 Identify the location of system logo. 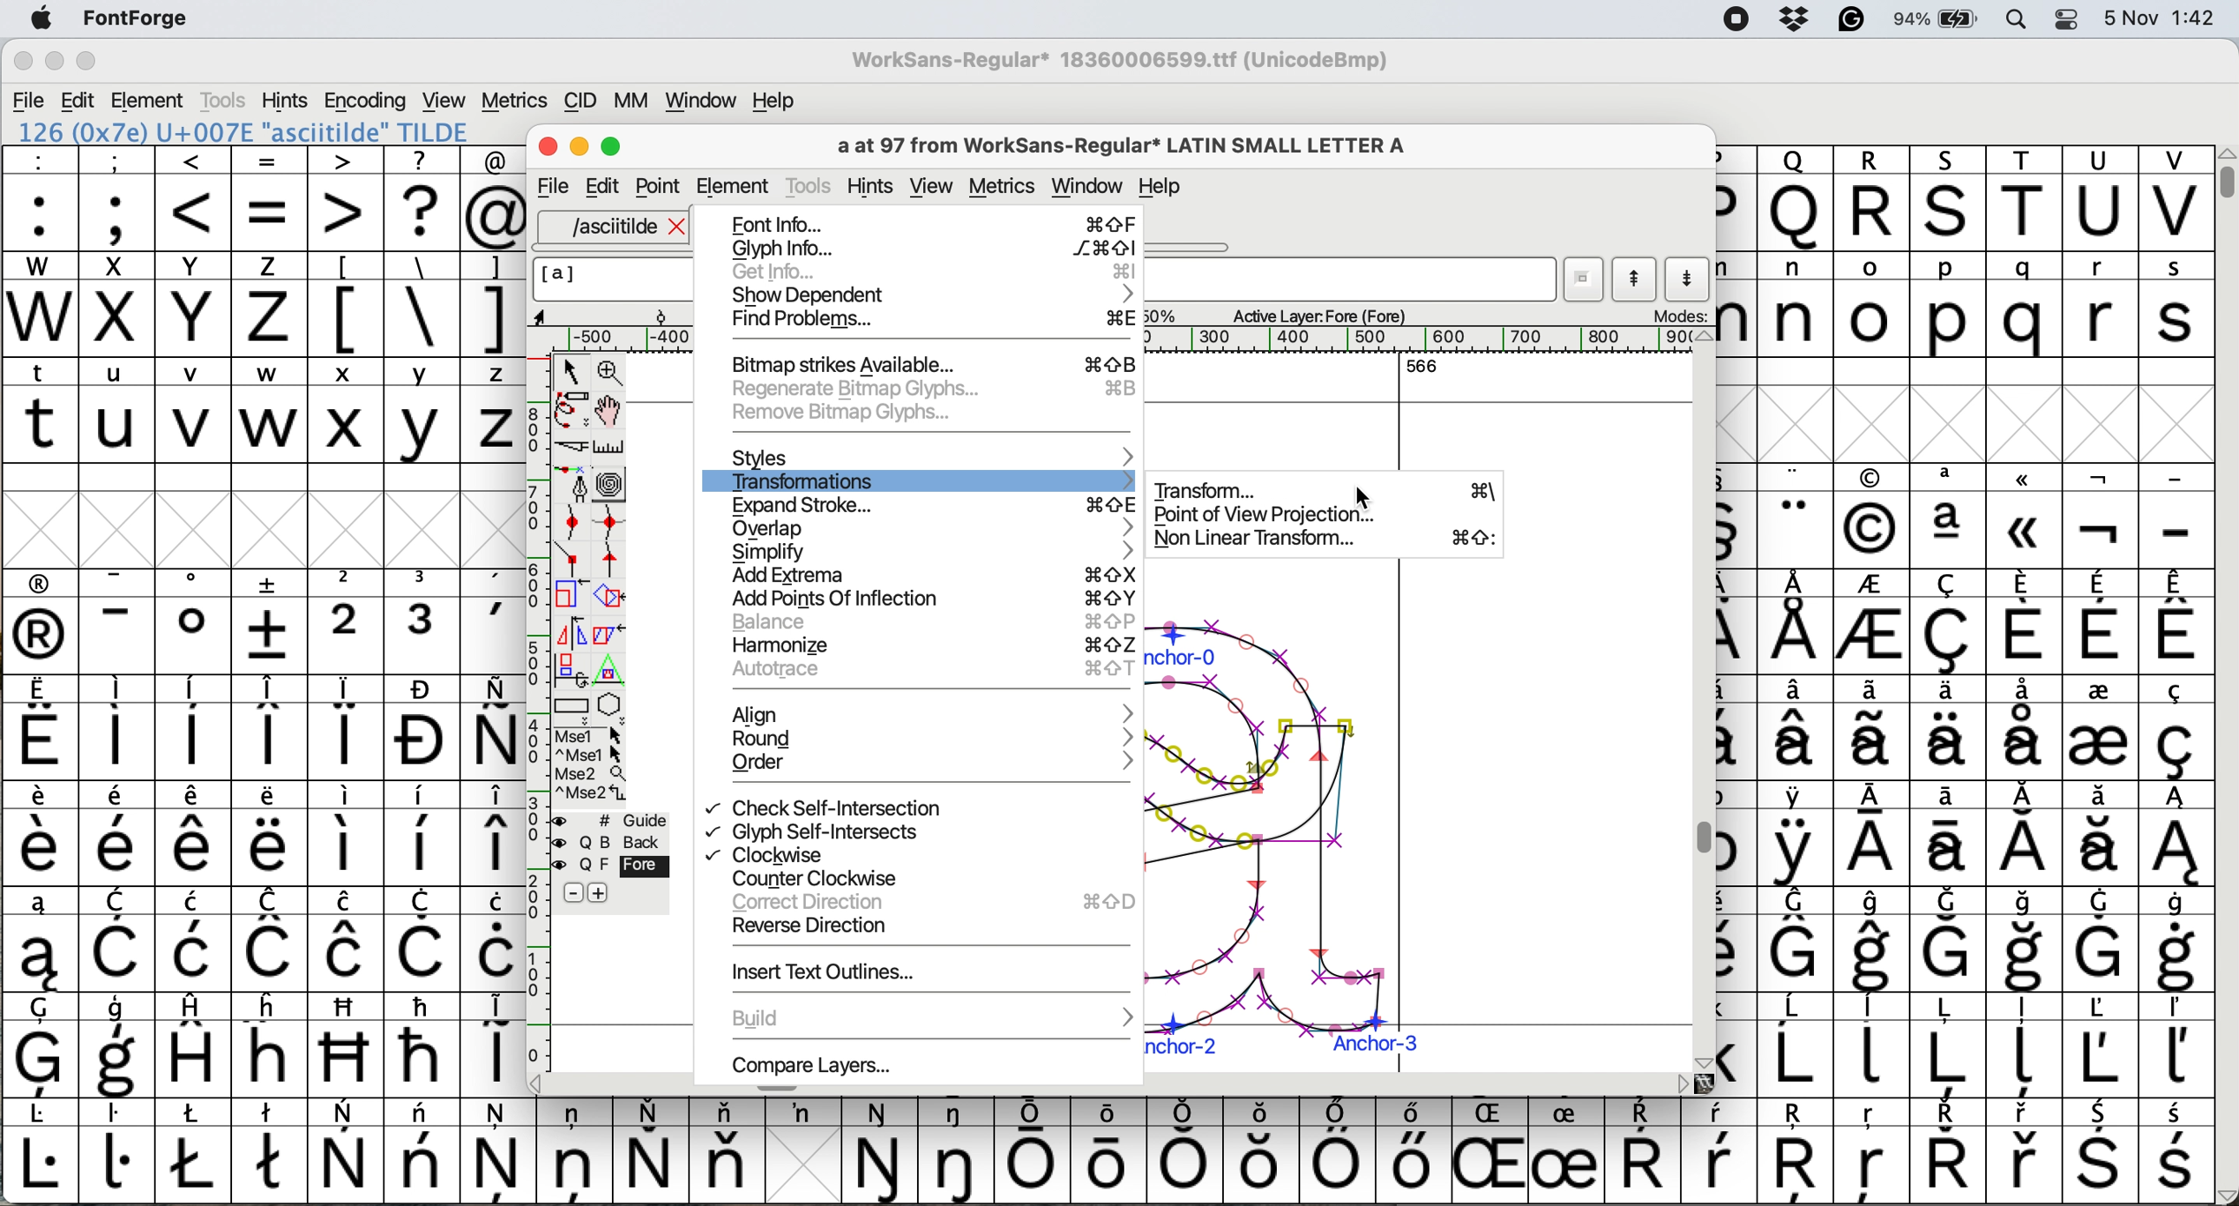
(41, 20).